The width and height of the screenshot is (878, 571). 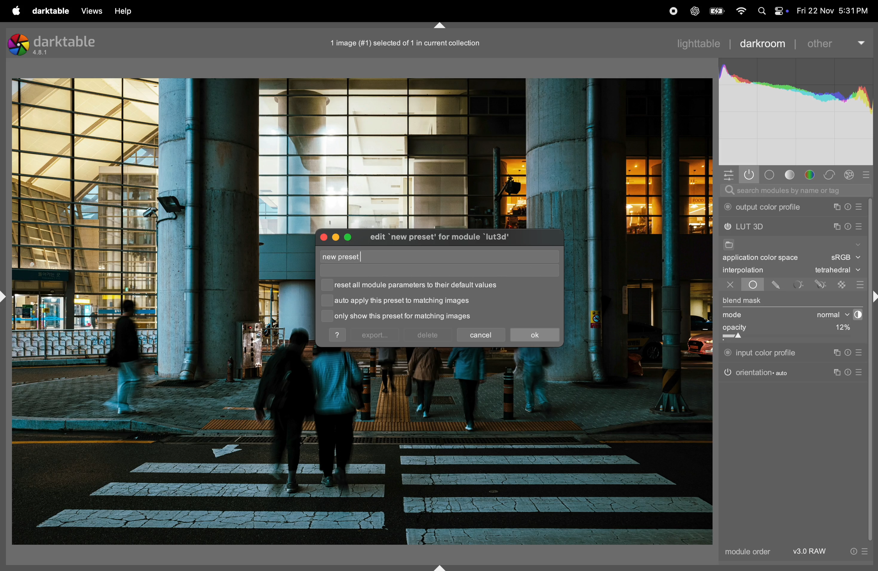 What do you see at coordinates (831, 175) in the screenshot?
I see `correct` at bounding box center [831, 175].